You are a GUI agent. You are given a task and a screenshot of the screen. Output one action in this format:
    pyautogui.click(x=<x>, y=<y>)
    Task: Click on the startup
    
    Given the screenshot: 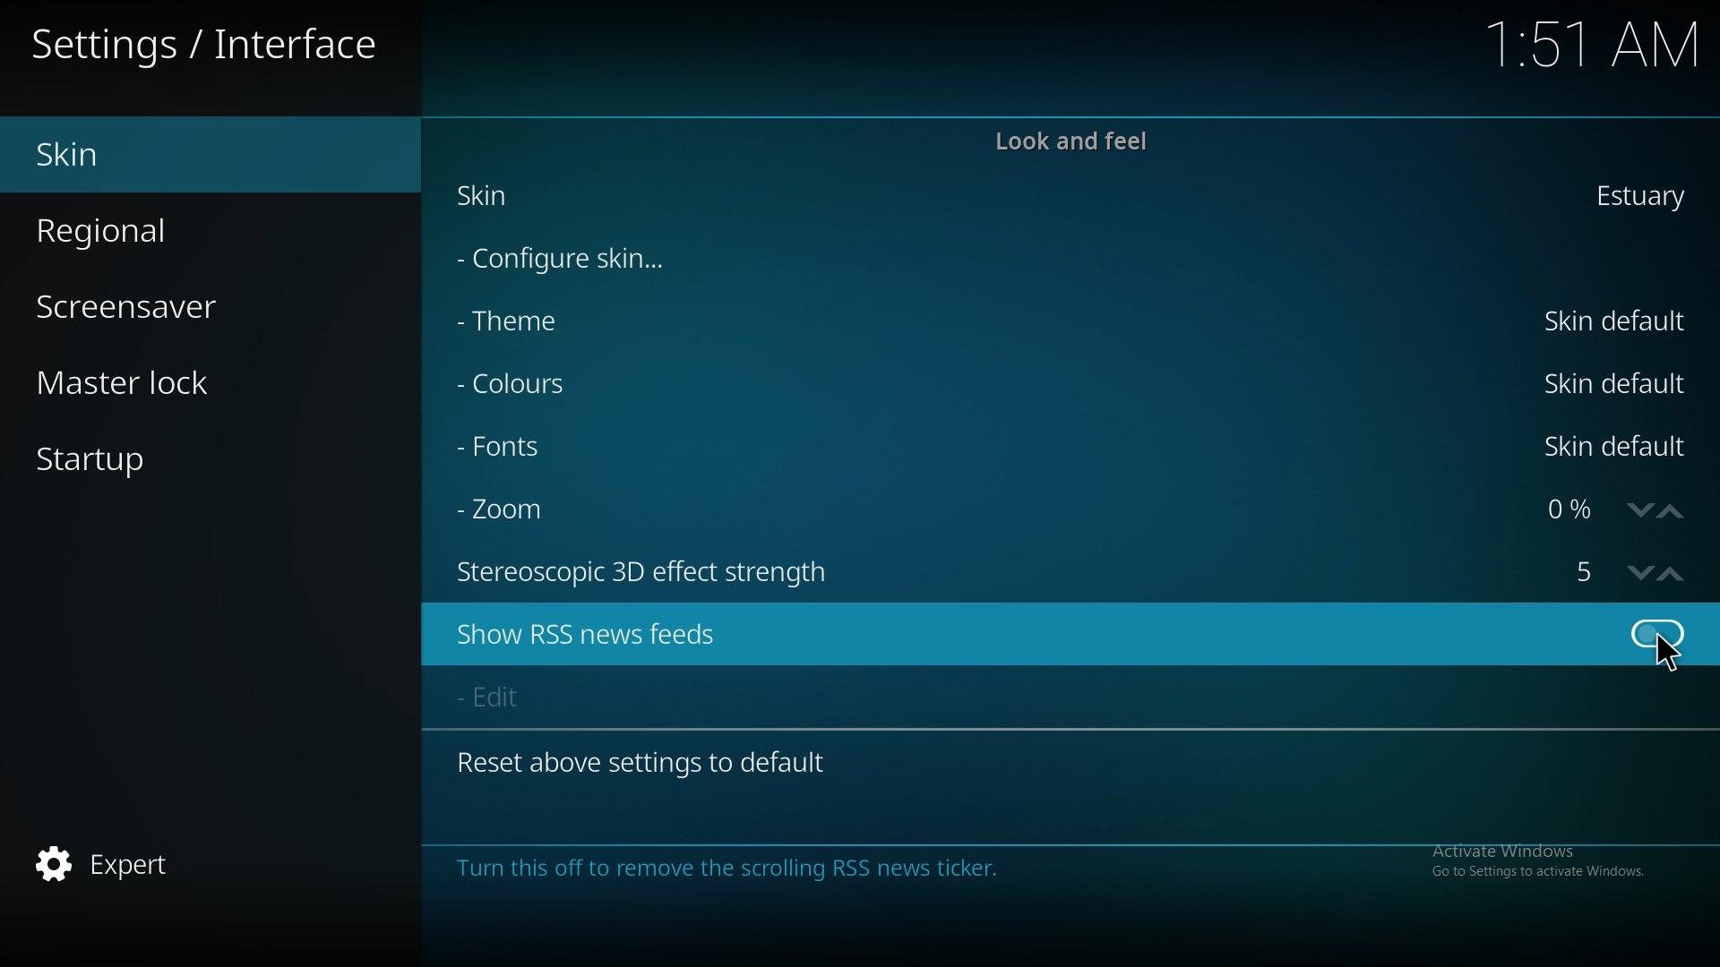 What is the action you would take?
    pyautogui.click(x=125, y=464)
    